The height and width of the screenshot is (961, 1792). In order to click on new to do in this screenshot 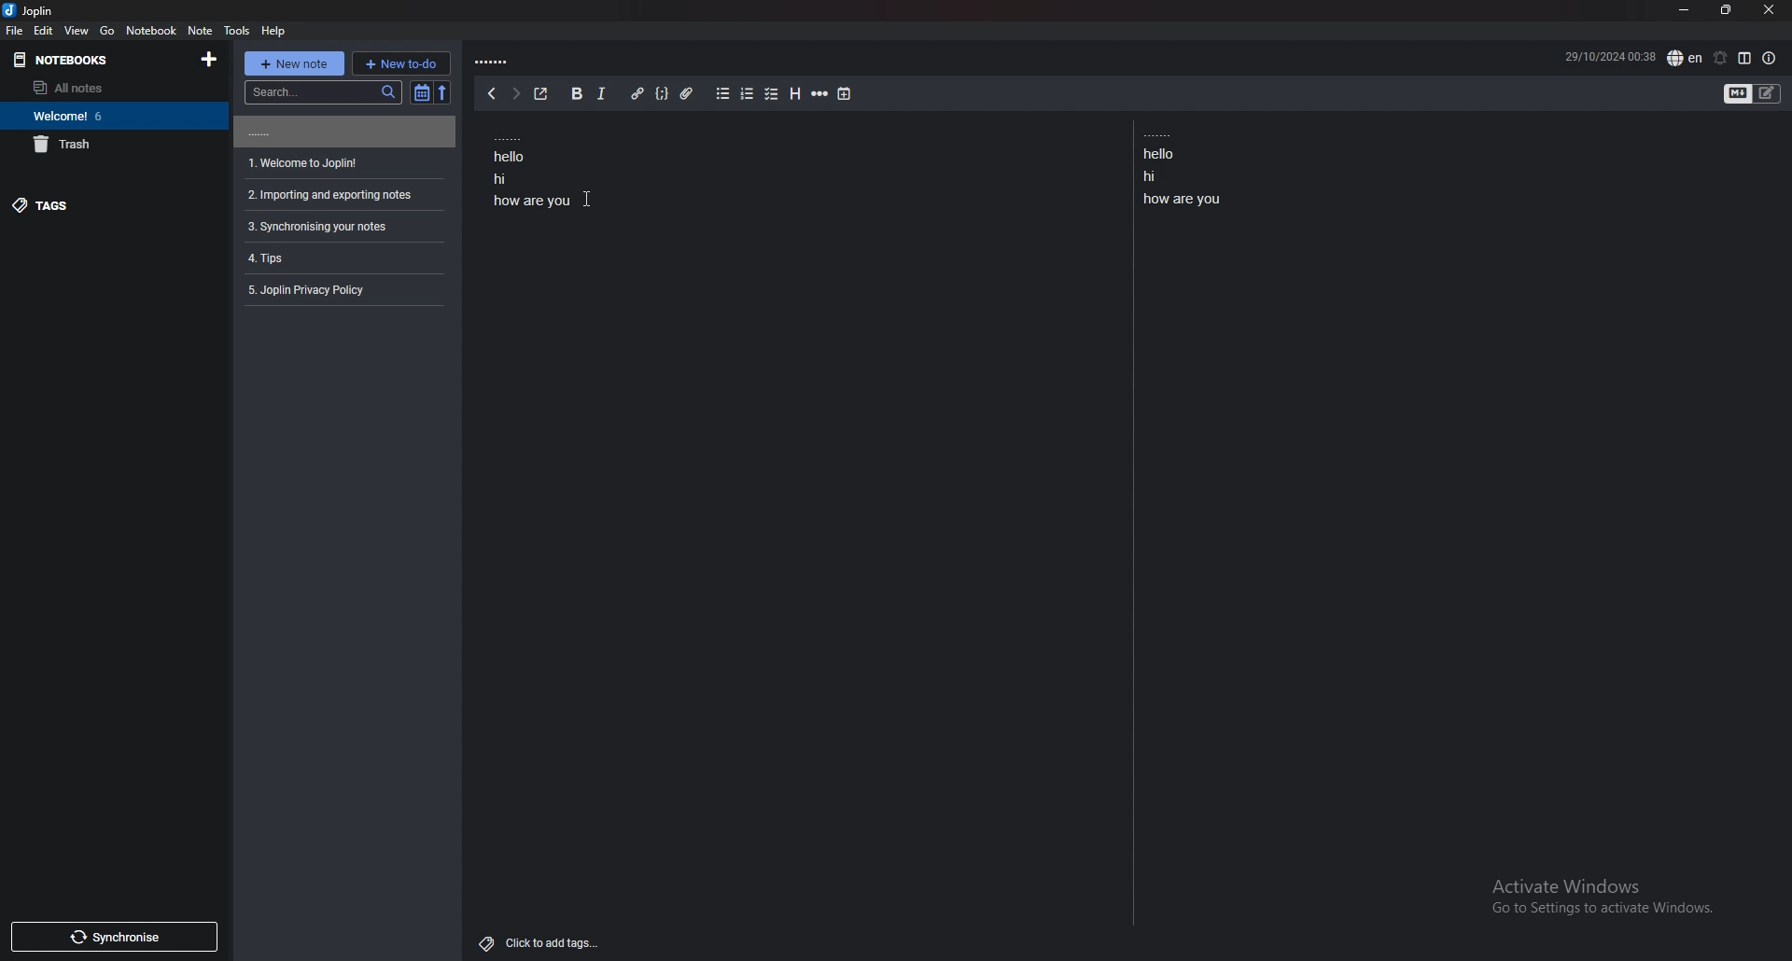, I will do `click(401, 63)`.